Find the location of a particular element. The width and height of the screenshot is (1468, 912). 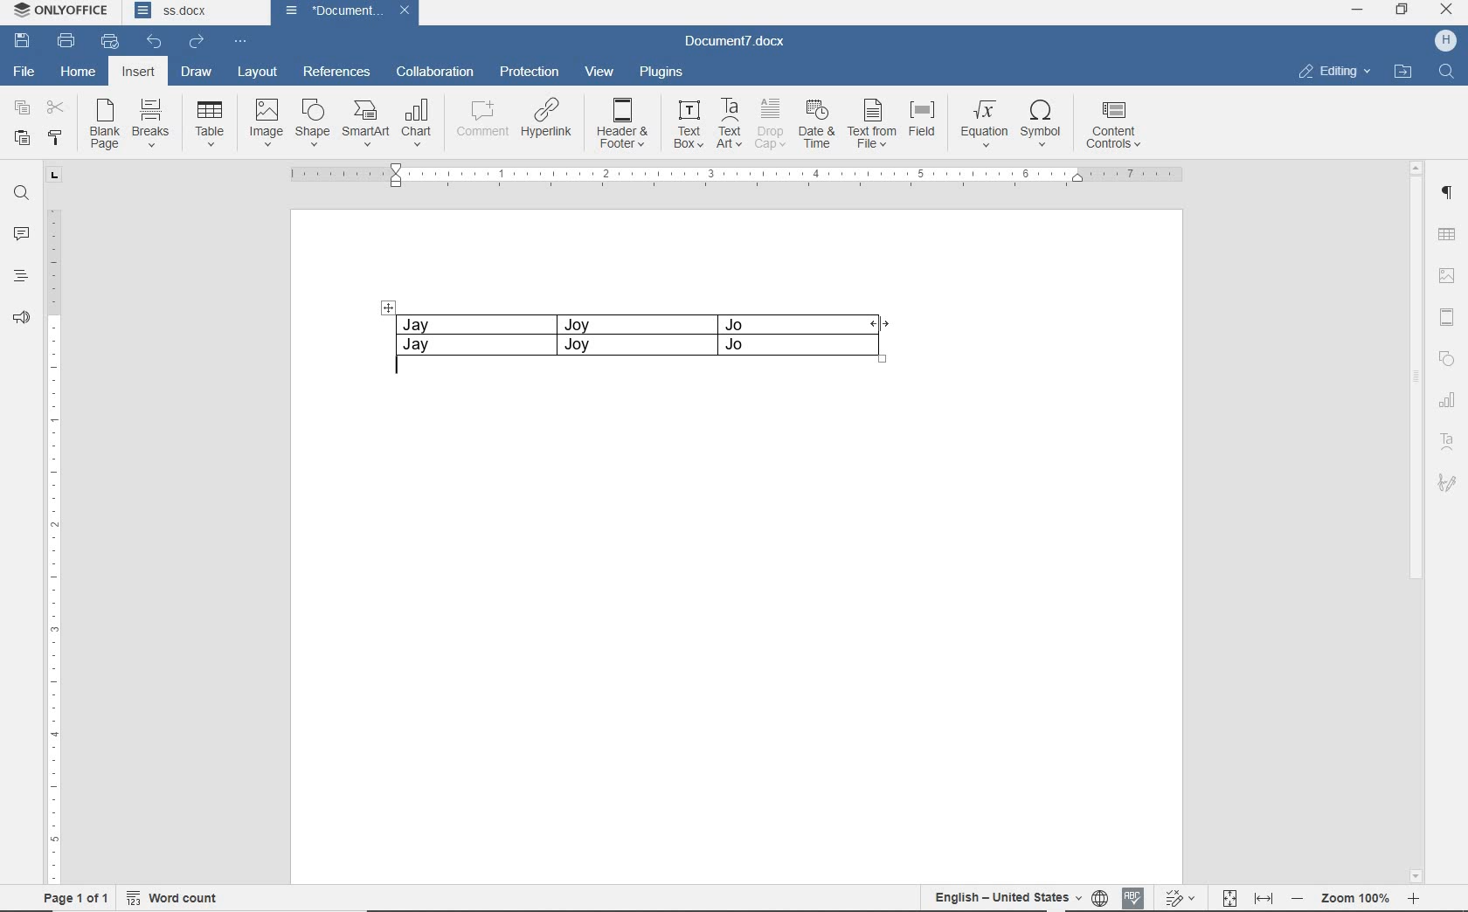

REFERENCES is located at coordinates (336, 72).